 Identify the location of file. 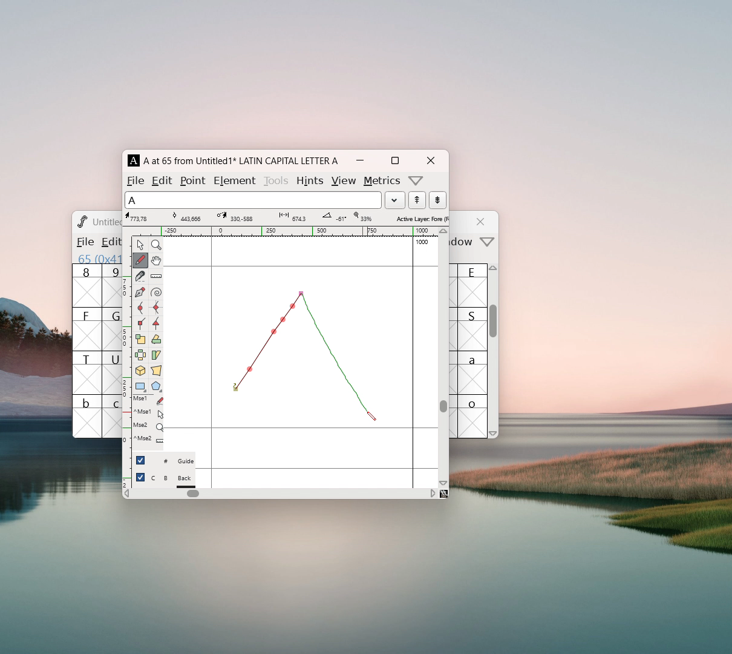
(84, 242).